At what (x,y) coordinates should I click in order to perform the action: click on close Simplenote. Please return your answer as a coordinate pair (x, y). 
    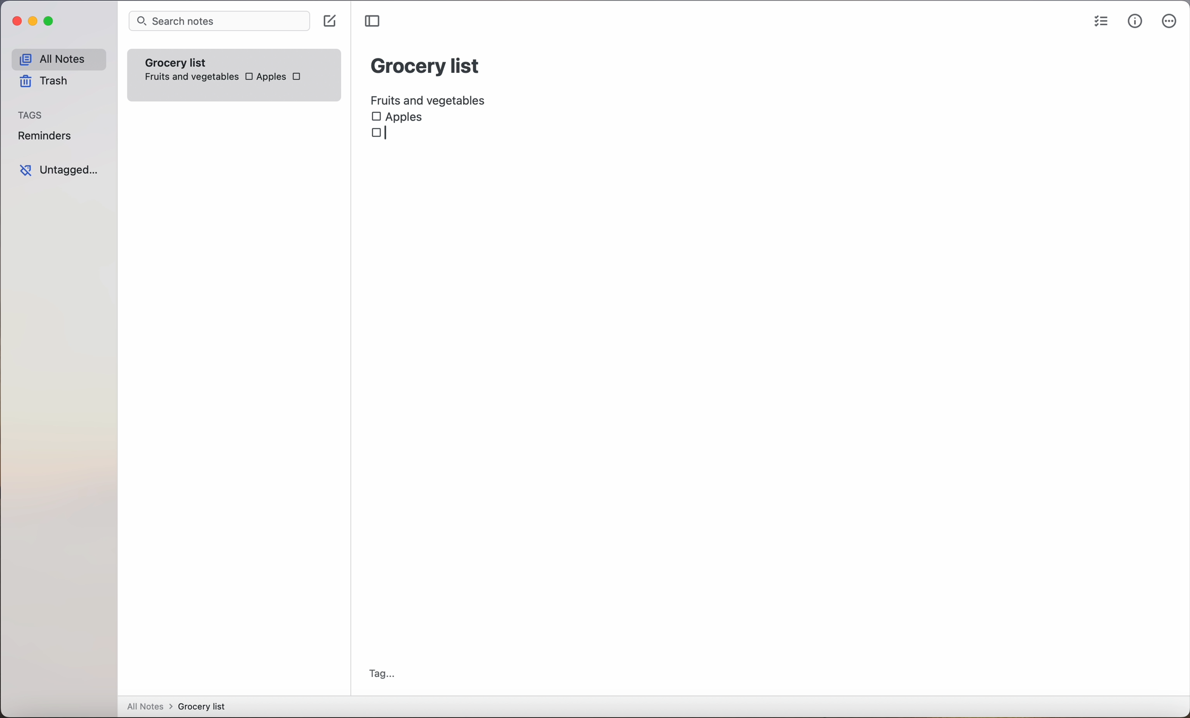
    Looking at the image, I should click on (16, 22).